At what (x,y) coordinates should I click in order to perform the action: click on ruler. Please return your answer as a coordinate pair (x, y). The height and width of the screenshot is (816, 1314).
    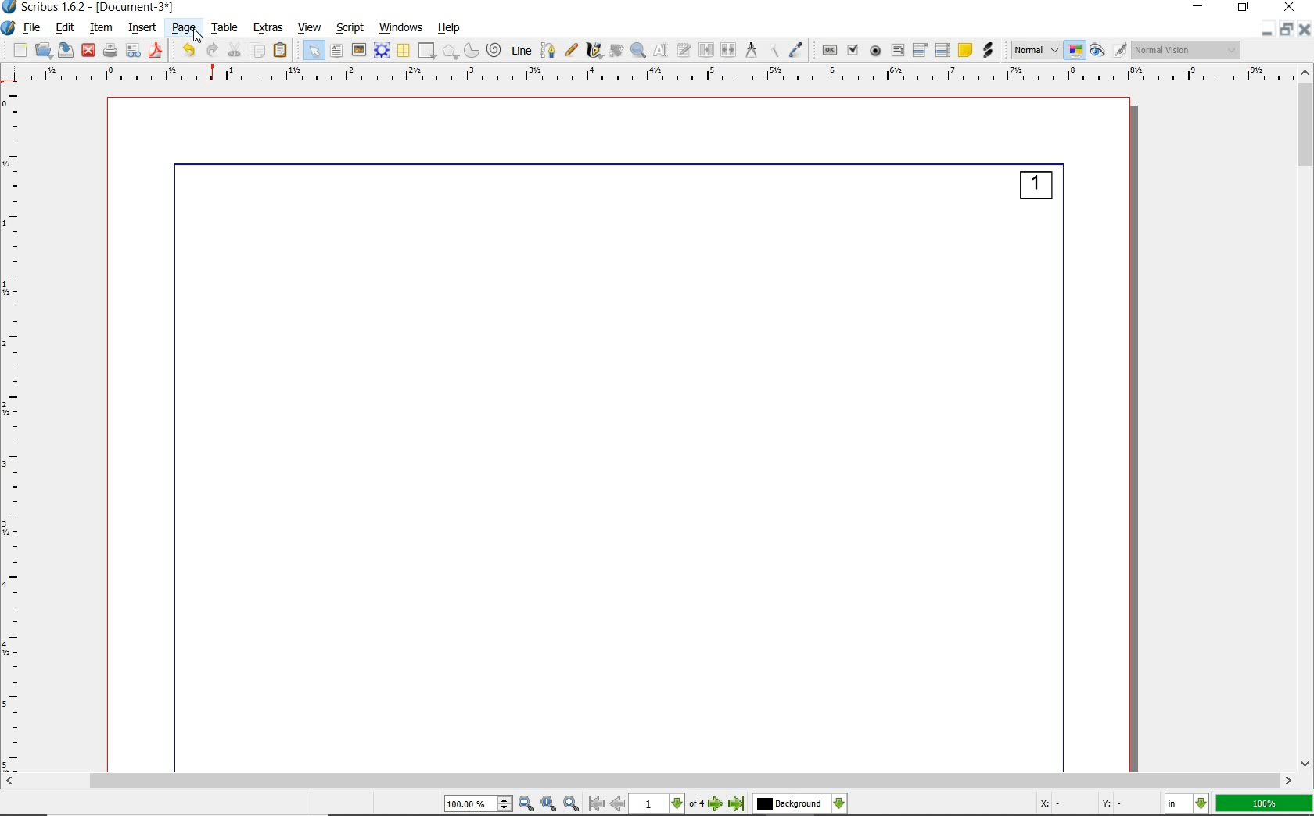
    Looking at the image, I should click on (19, 430).